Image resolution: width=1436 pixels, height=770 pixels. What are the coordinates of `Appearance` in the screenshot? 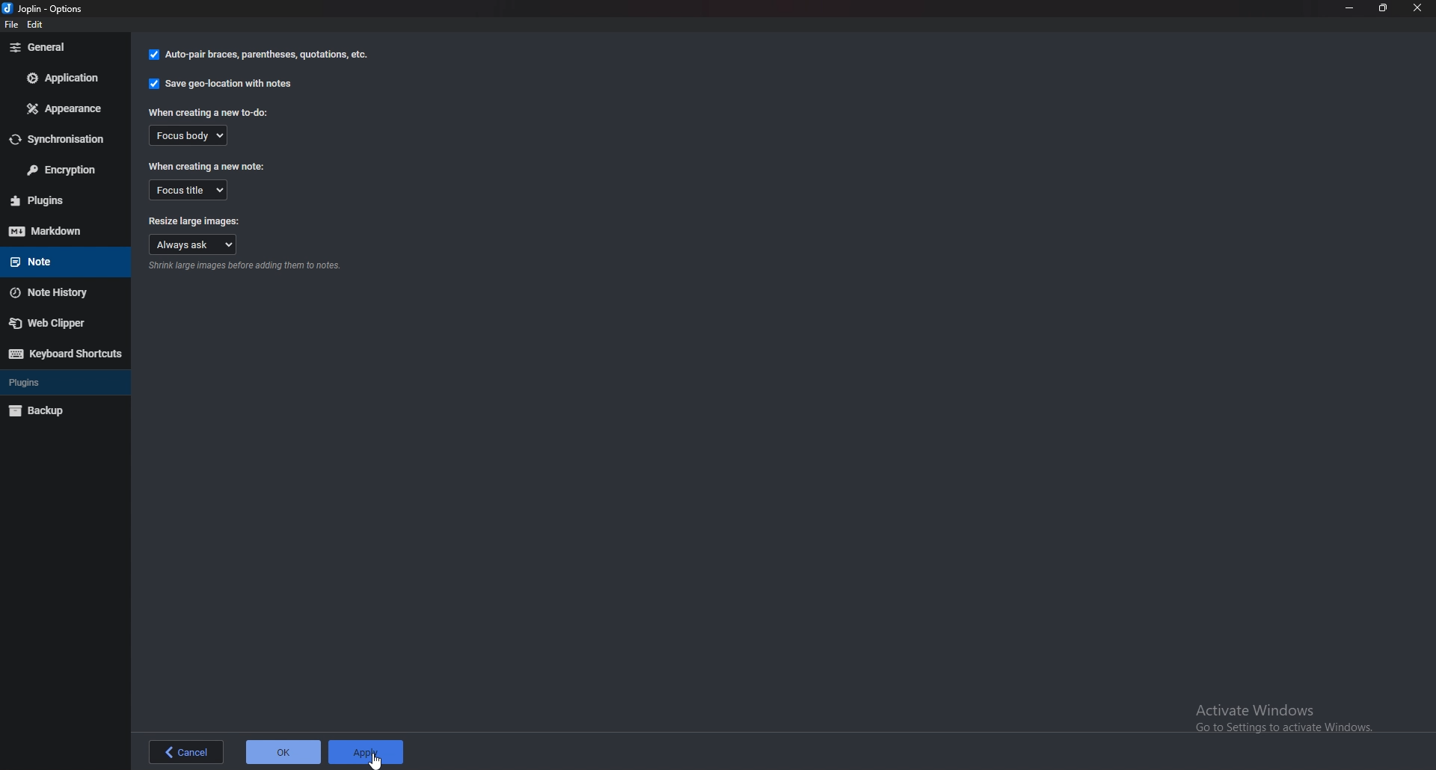 It's located at (62, 111).